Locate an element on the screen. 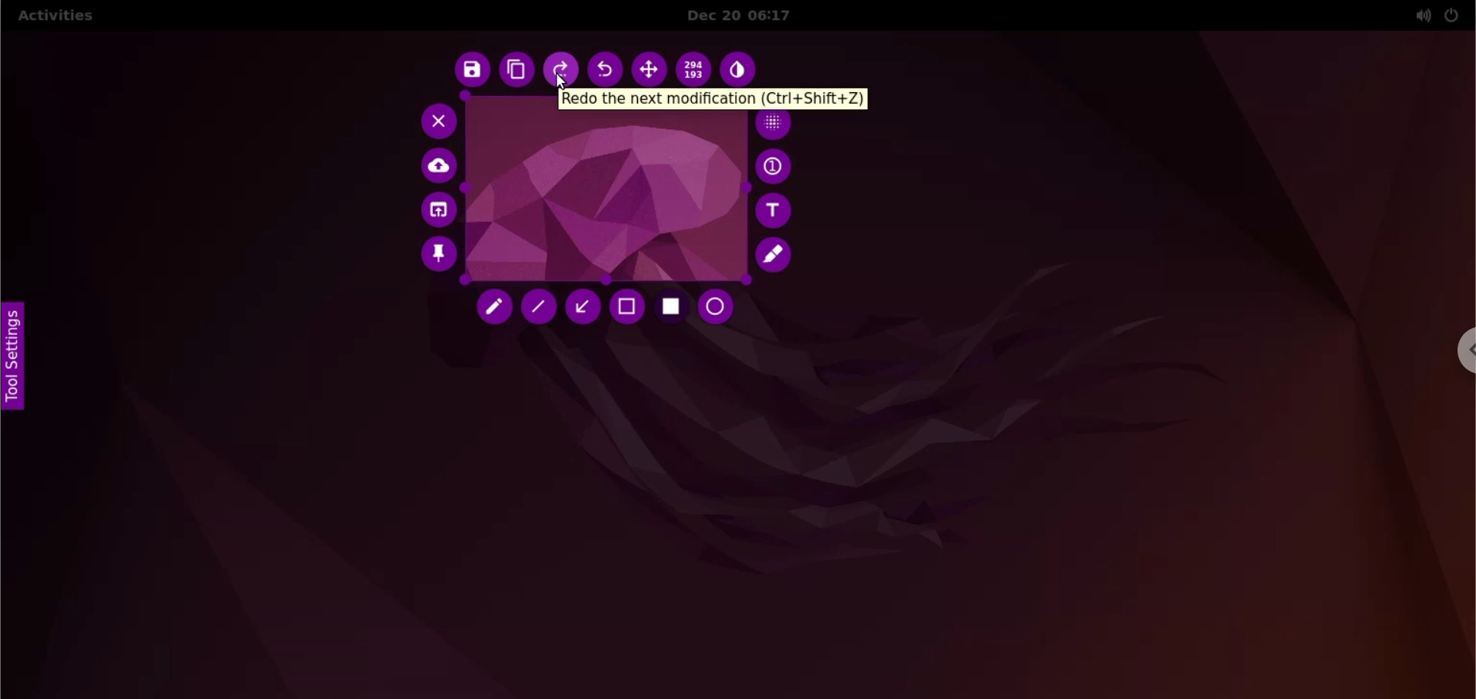 Image resolution: width=1476 pixels, height=699 pixels. move selection is located at coordinates (649, 70).